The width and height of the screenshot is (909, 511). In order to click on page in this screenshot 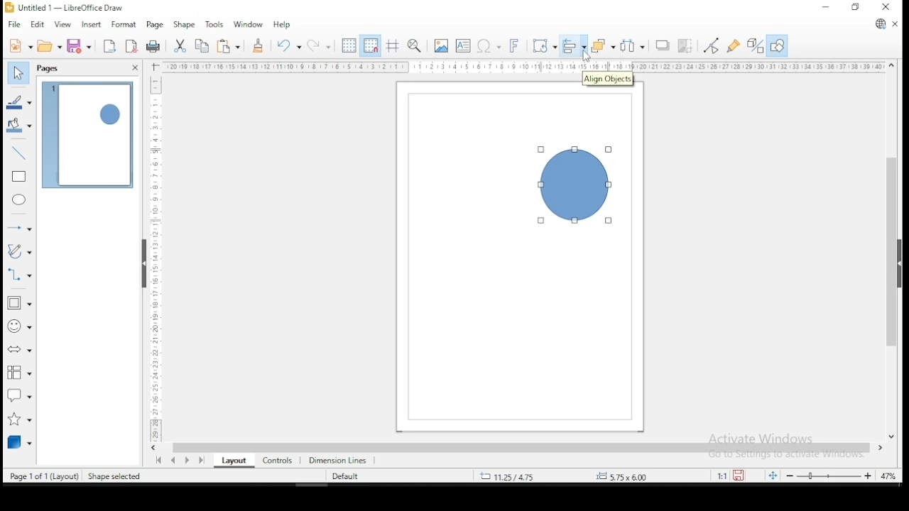, I will do `click(154, 26)`.